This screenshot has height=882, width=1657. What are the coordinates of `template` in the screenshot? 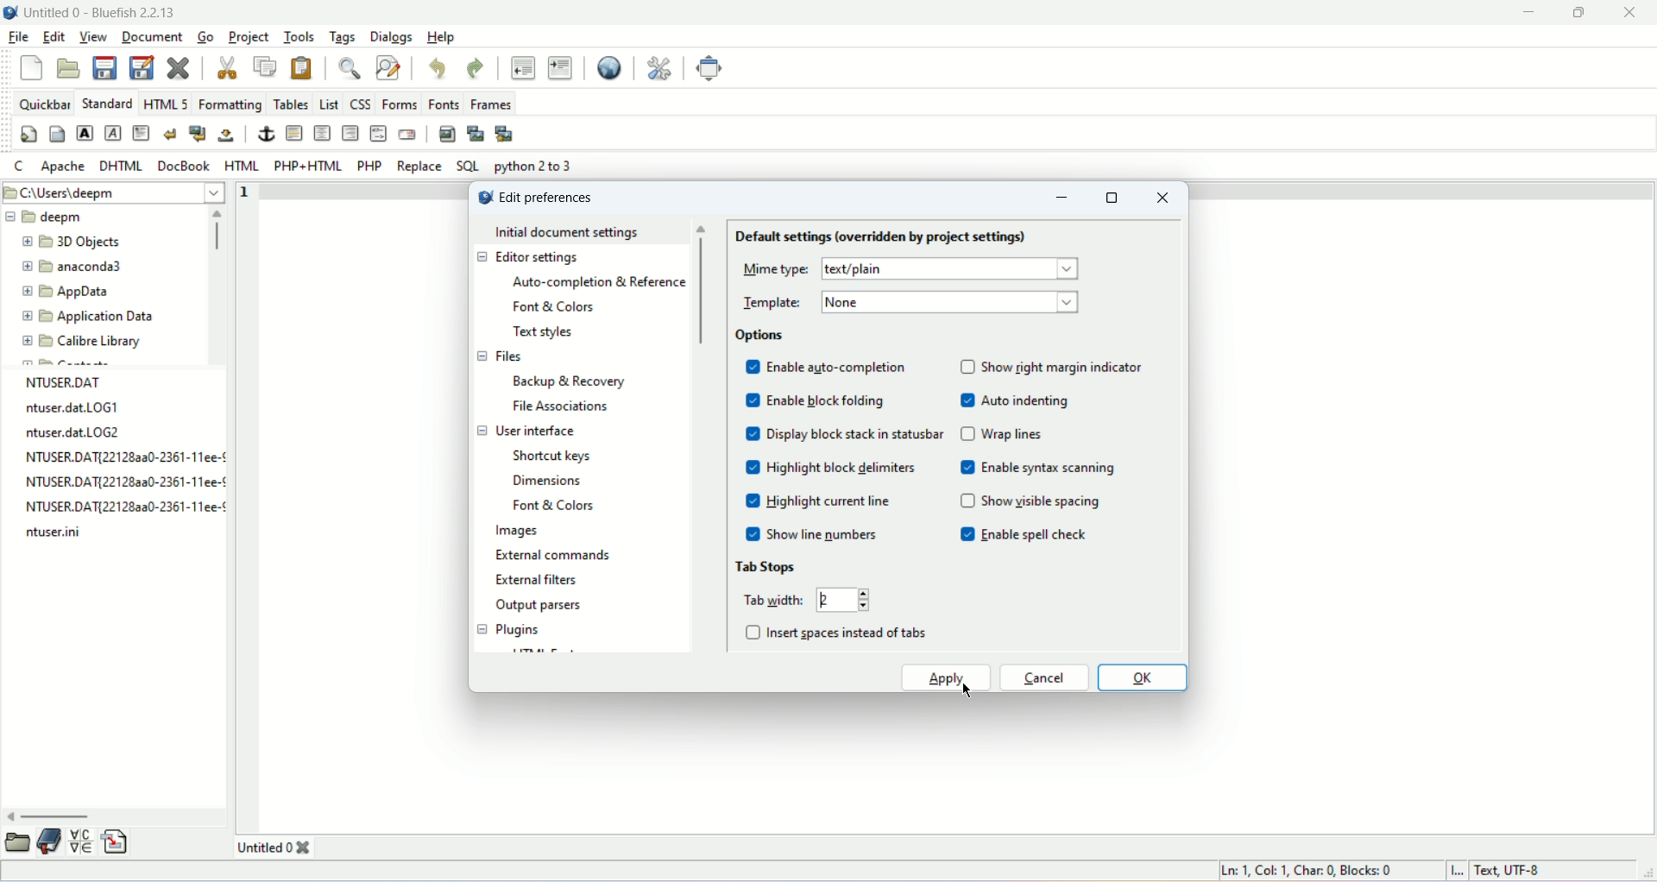 It's located at (769, 303).